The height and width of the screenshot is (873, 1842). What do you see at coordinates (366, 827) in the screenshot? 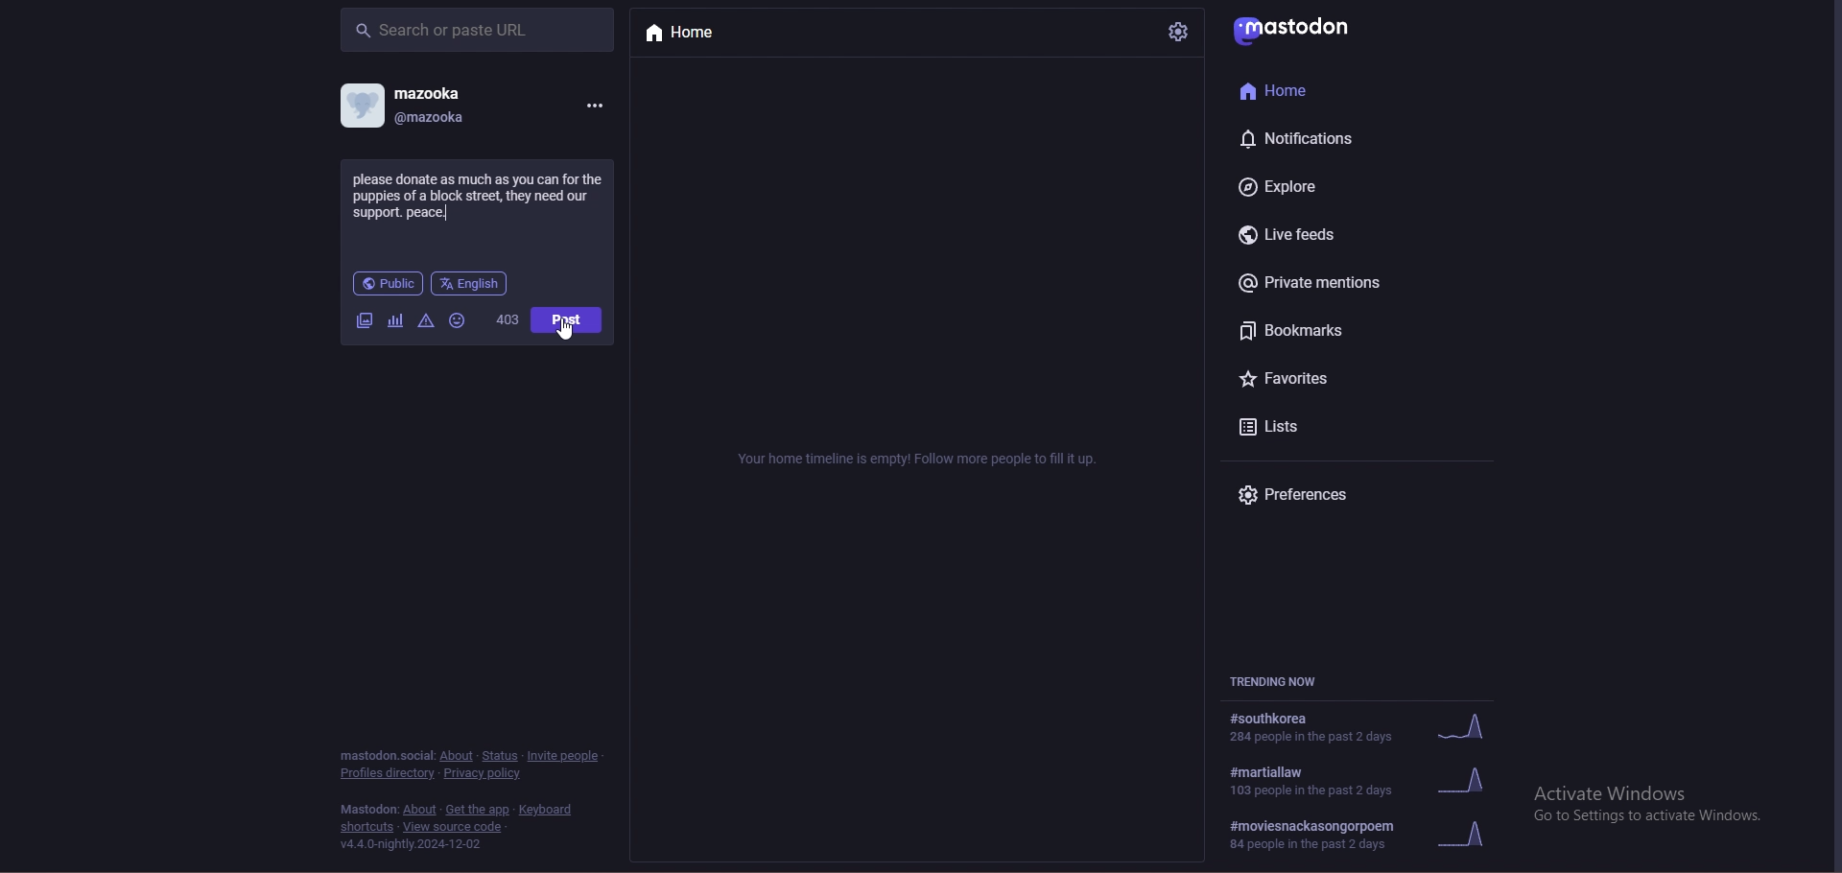
I see `shortcuts` at bounding box center [366, 827].